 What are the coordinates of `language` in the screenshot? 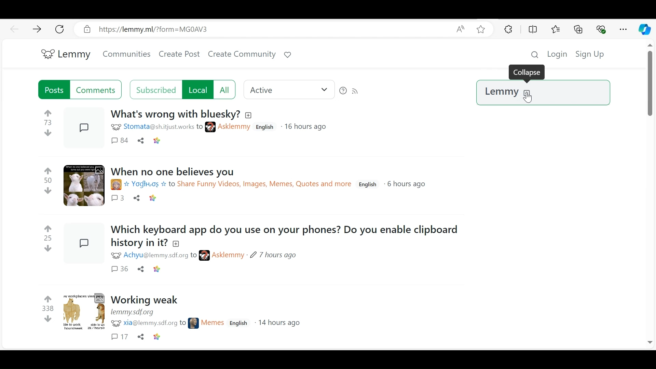 It's located at (369, 184).